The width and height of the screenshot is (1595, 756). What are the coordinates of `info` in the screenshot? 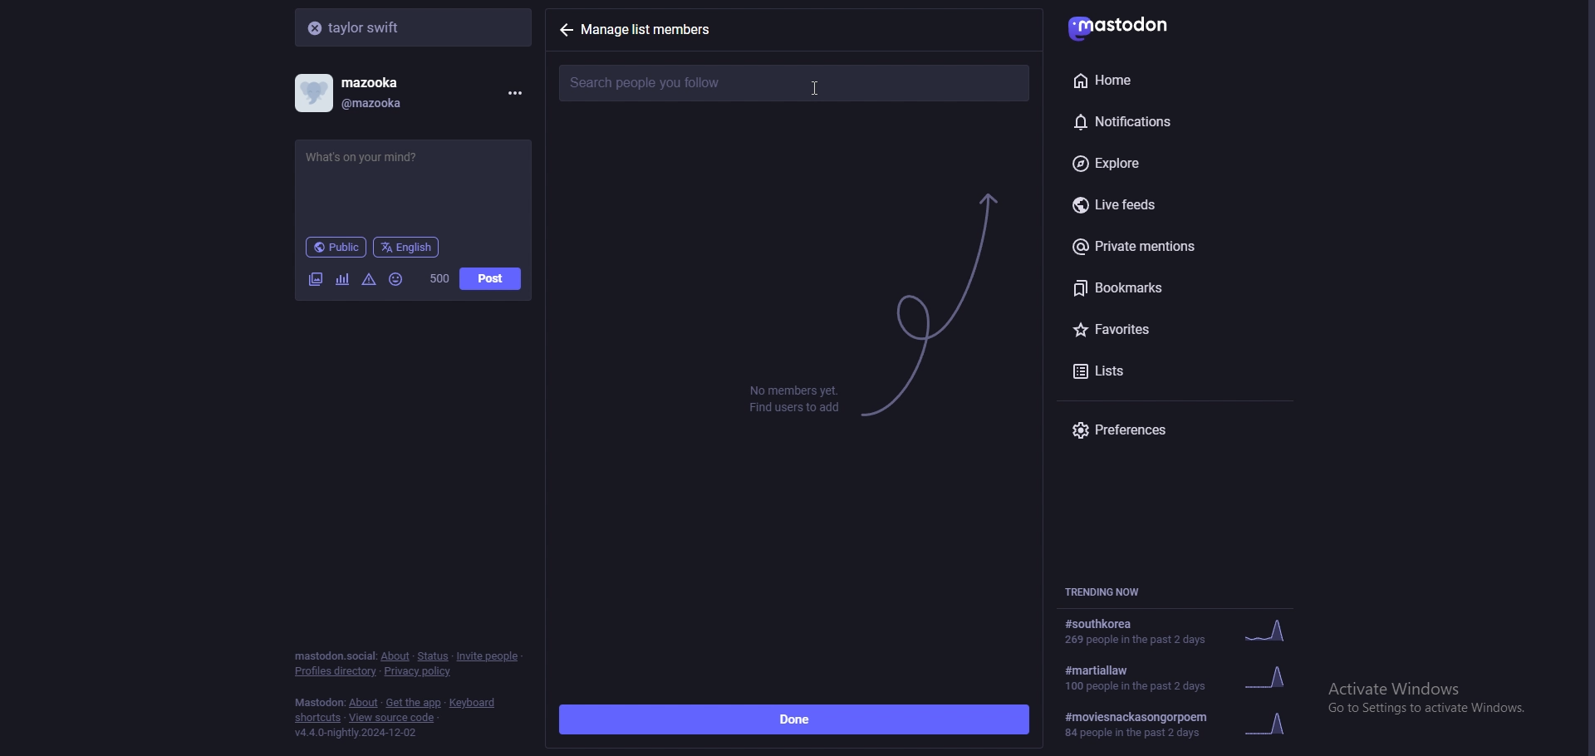 It's located at (794, 398).